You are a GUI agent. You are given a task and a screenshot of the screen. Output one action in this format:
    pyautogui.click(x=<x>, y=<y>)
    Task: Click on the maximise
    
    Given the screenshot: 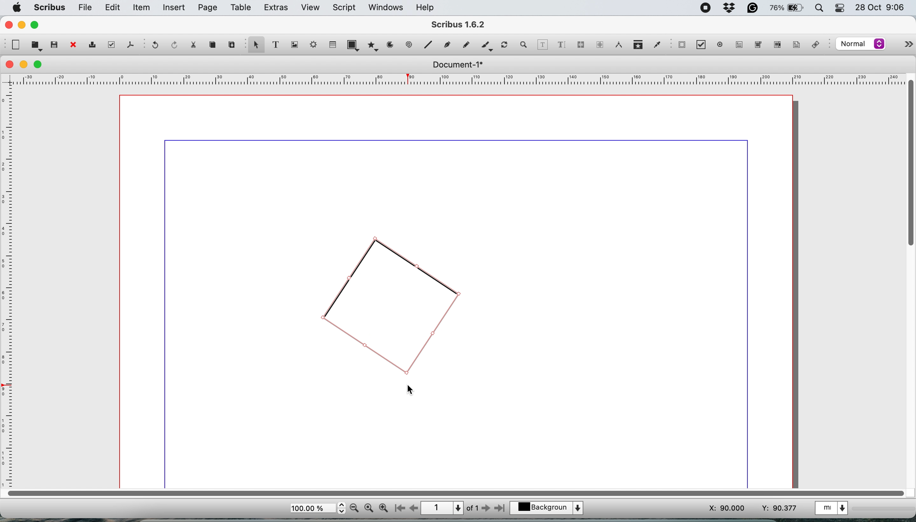 What is the action you would take?
    pyautogui.click(x=39, y=65)
    